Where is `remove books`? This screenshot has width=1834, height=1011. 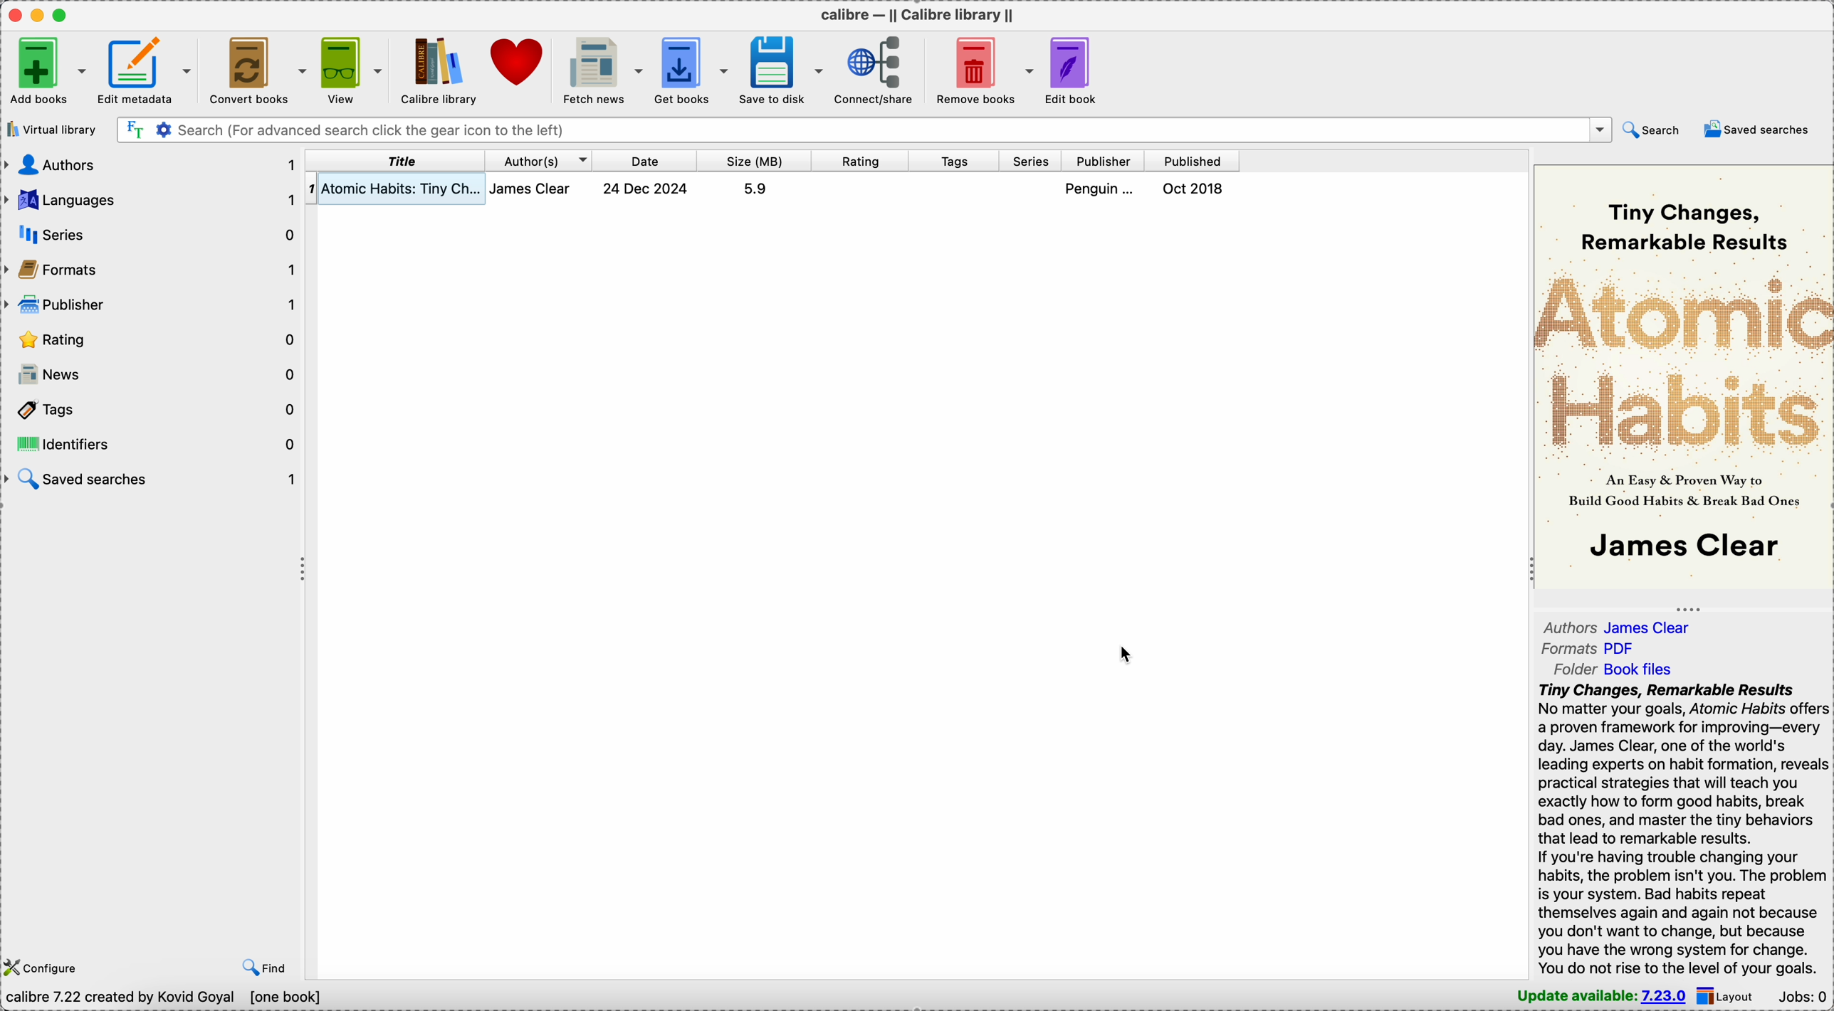 remove books is located at coordinates (986, 68).